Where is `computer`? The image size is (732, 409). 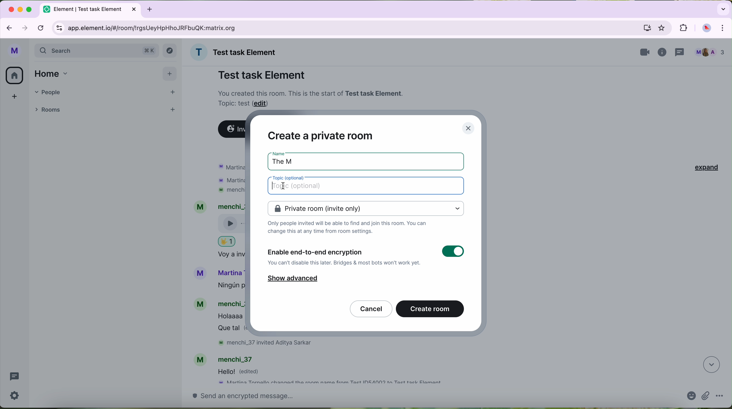 computer is located at coordinates (647, 28).